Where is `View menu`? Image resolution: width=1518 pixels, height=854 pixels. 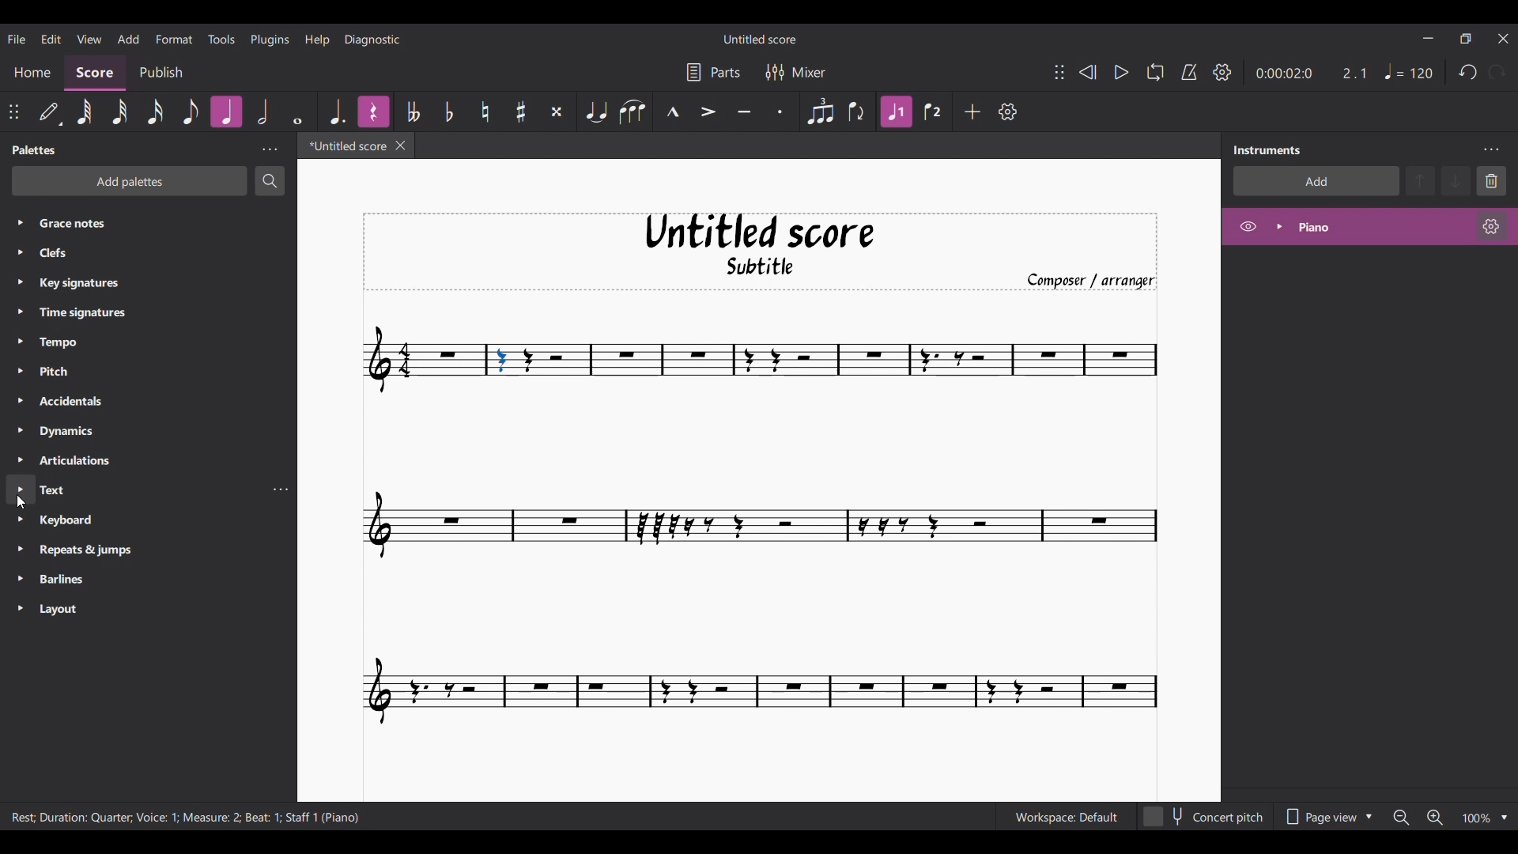
View menu is located at coordinates (90, 40).